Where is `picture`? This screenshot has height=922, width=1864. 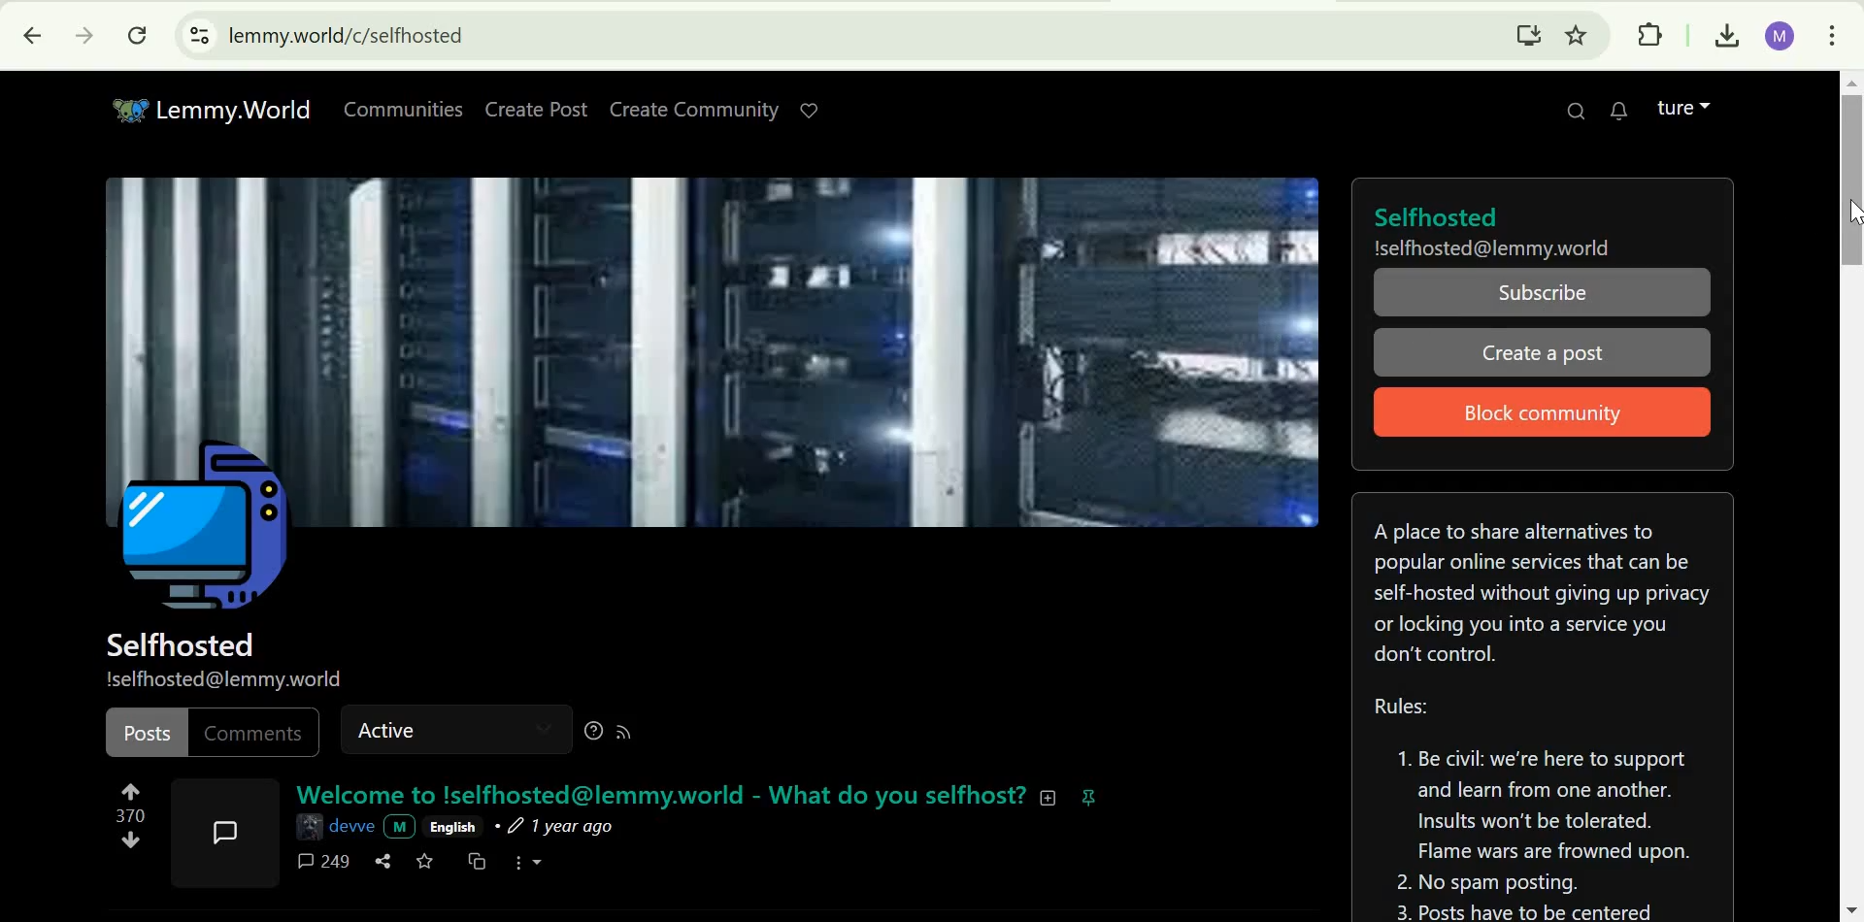 picture is located at coordinates (306, 826).